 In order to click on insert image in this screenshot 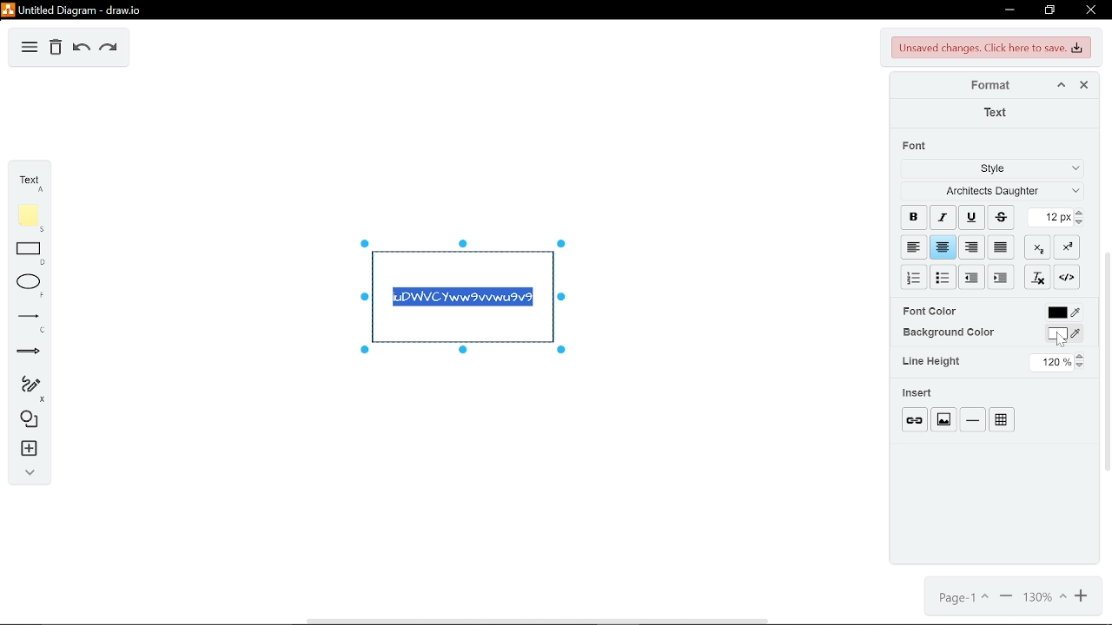, I will do `click(943, 419)`.